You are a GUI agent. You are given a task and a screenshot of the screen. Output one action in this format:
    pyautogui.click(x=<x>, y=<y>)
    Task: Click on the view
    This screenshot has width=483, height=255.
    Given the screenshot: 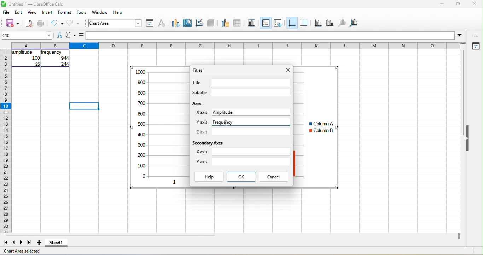 What is the action you would take?
    pyautogui.click(x=33, y=12)
    